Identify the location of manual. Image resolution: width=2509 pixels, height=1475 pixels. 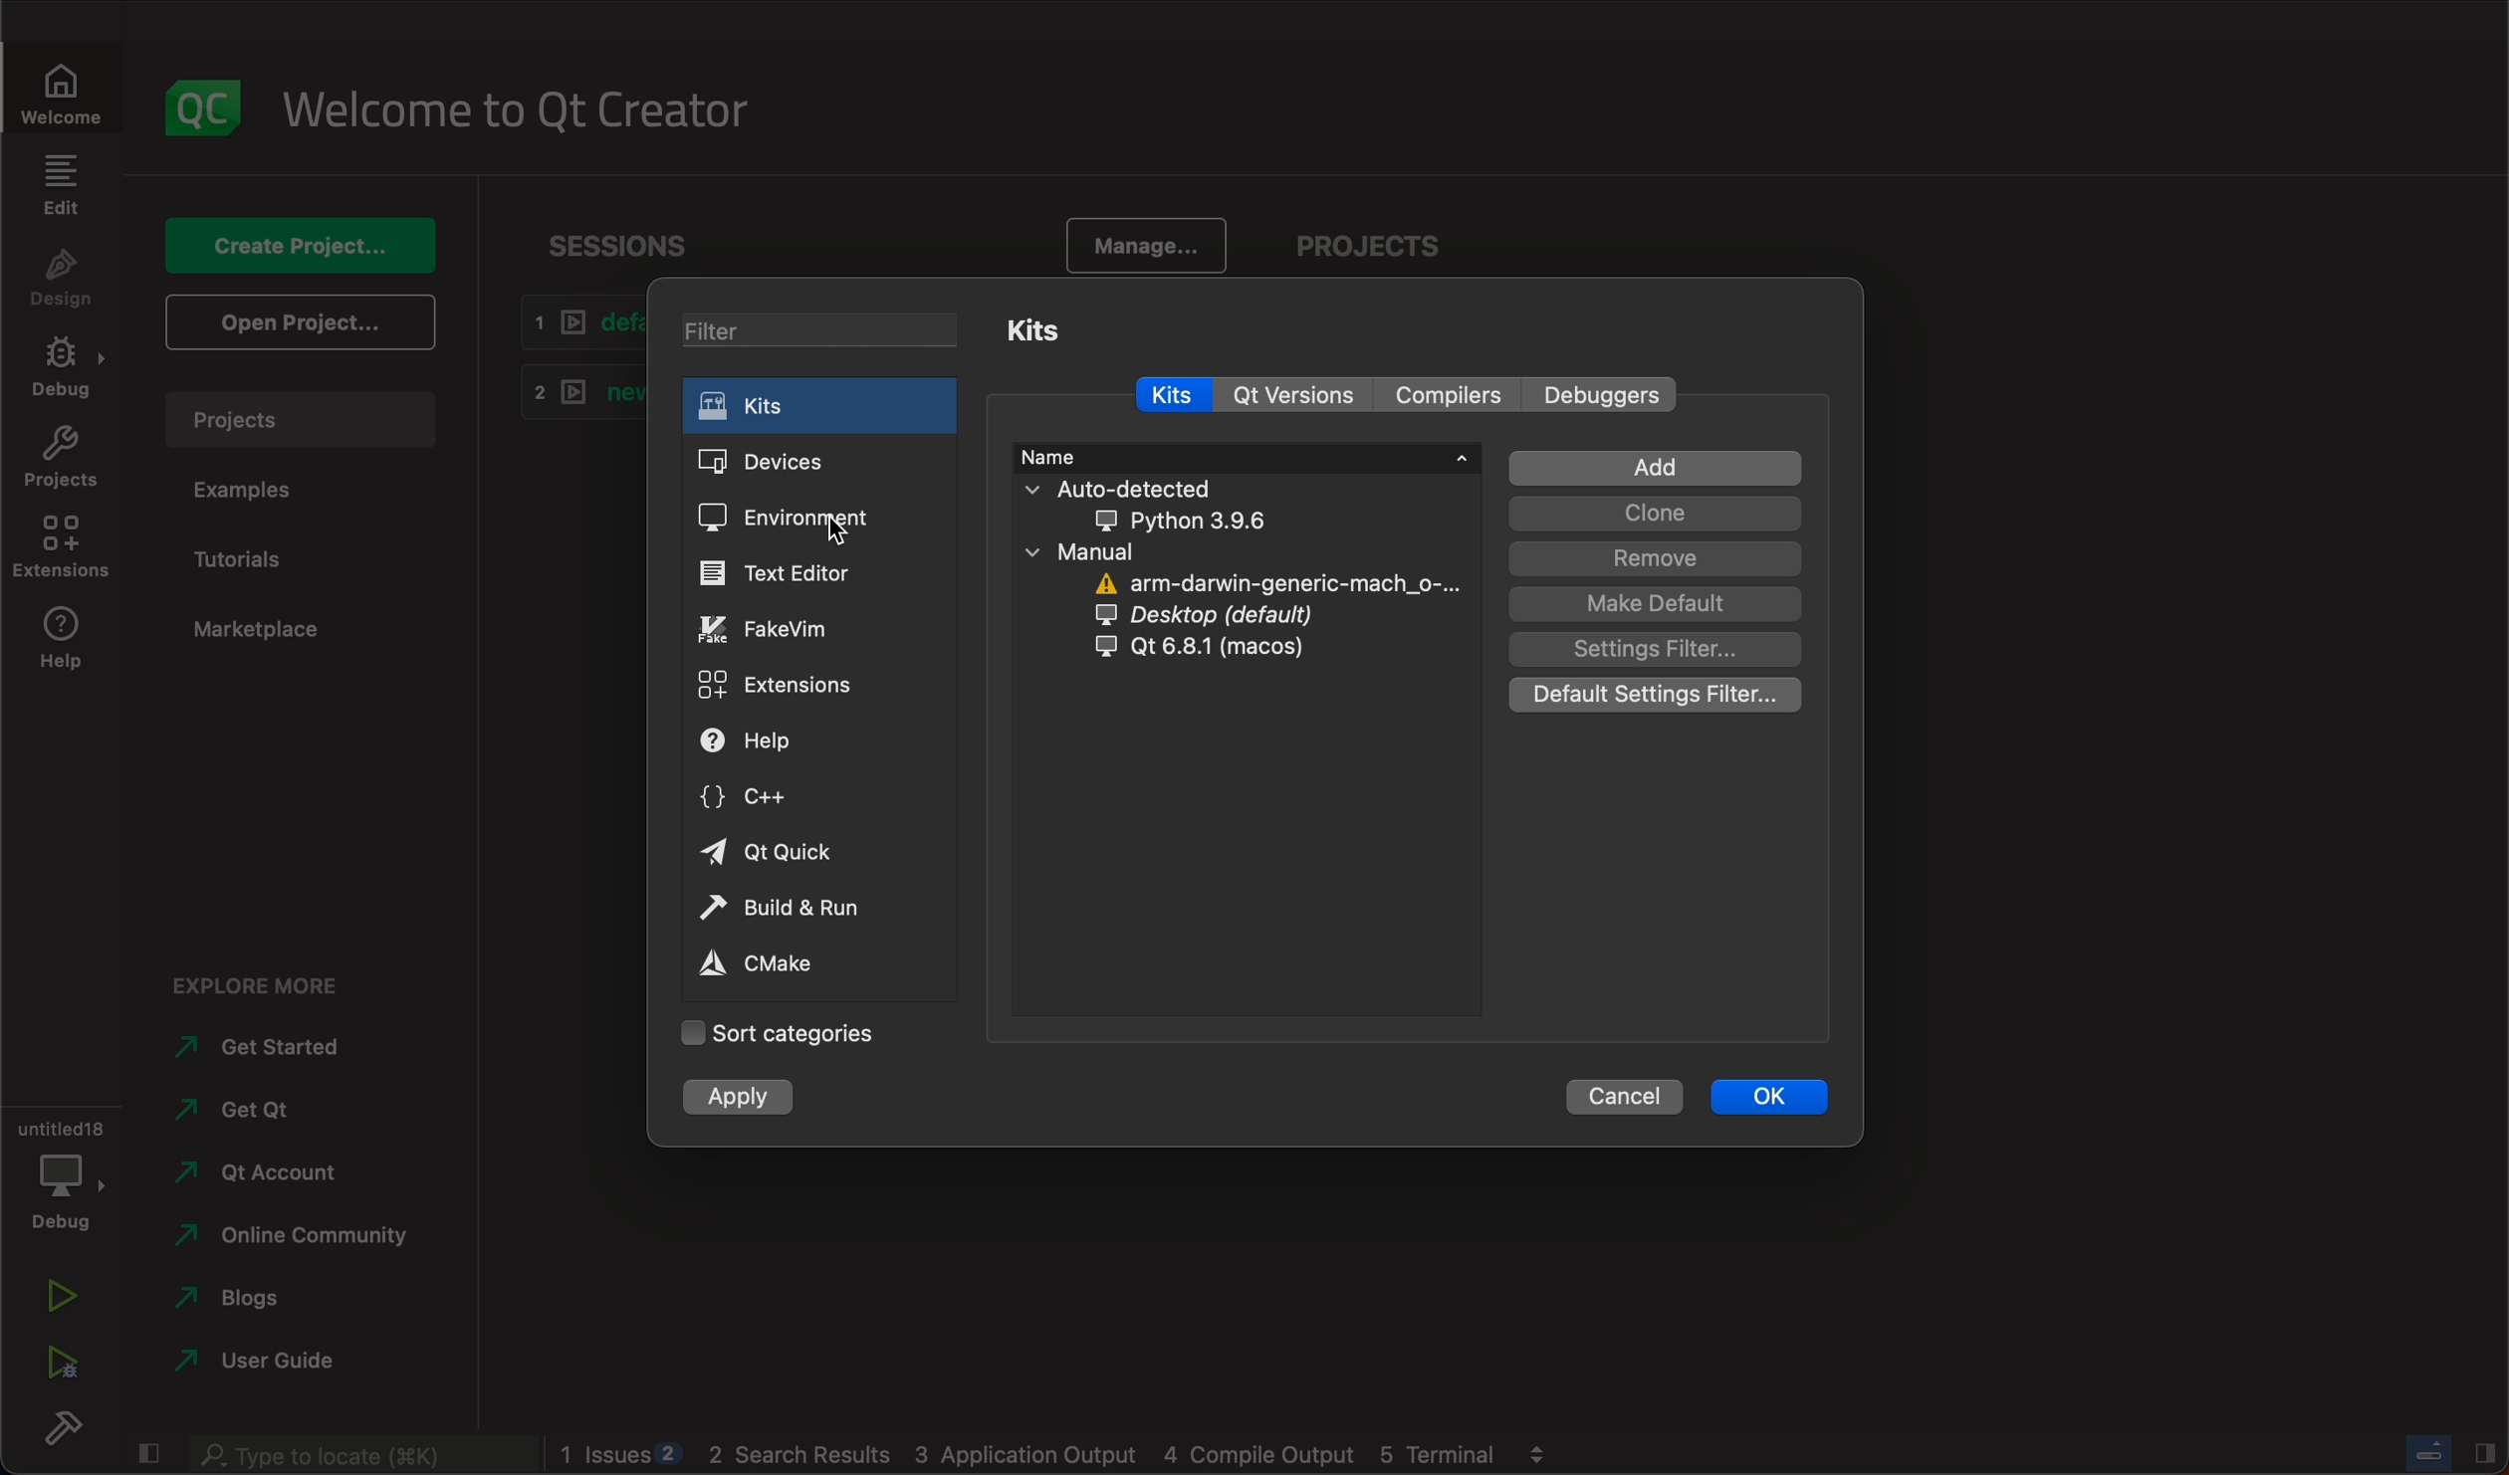
(1111, 550).